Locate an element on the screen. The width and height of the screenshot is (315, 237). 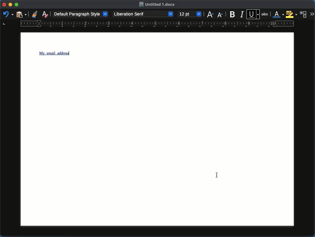
Liberation Serif is located at coordinates (144, 14).